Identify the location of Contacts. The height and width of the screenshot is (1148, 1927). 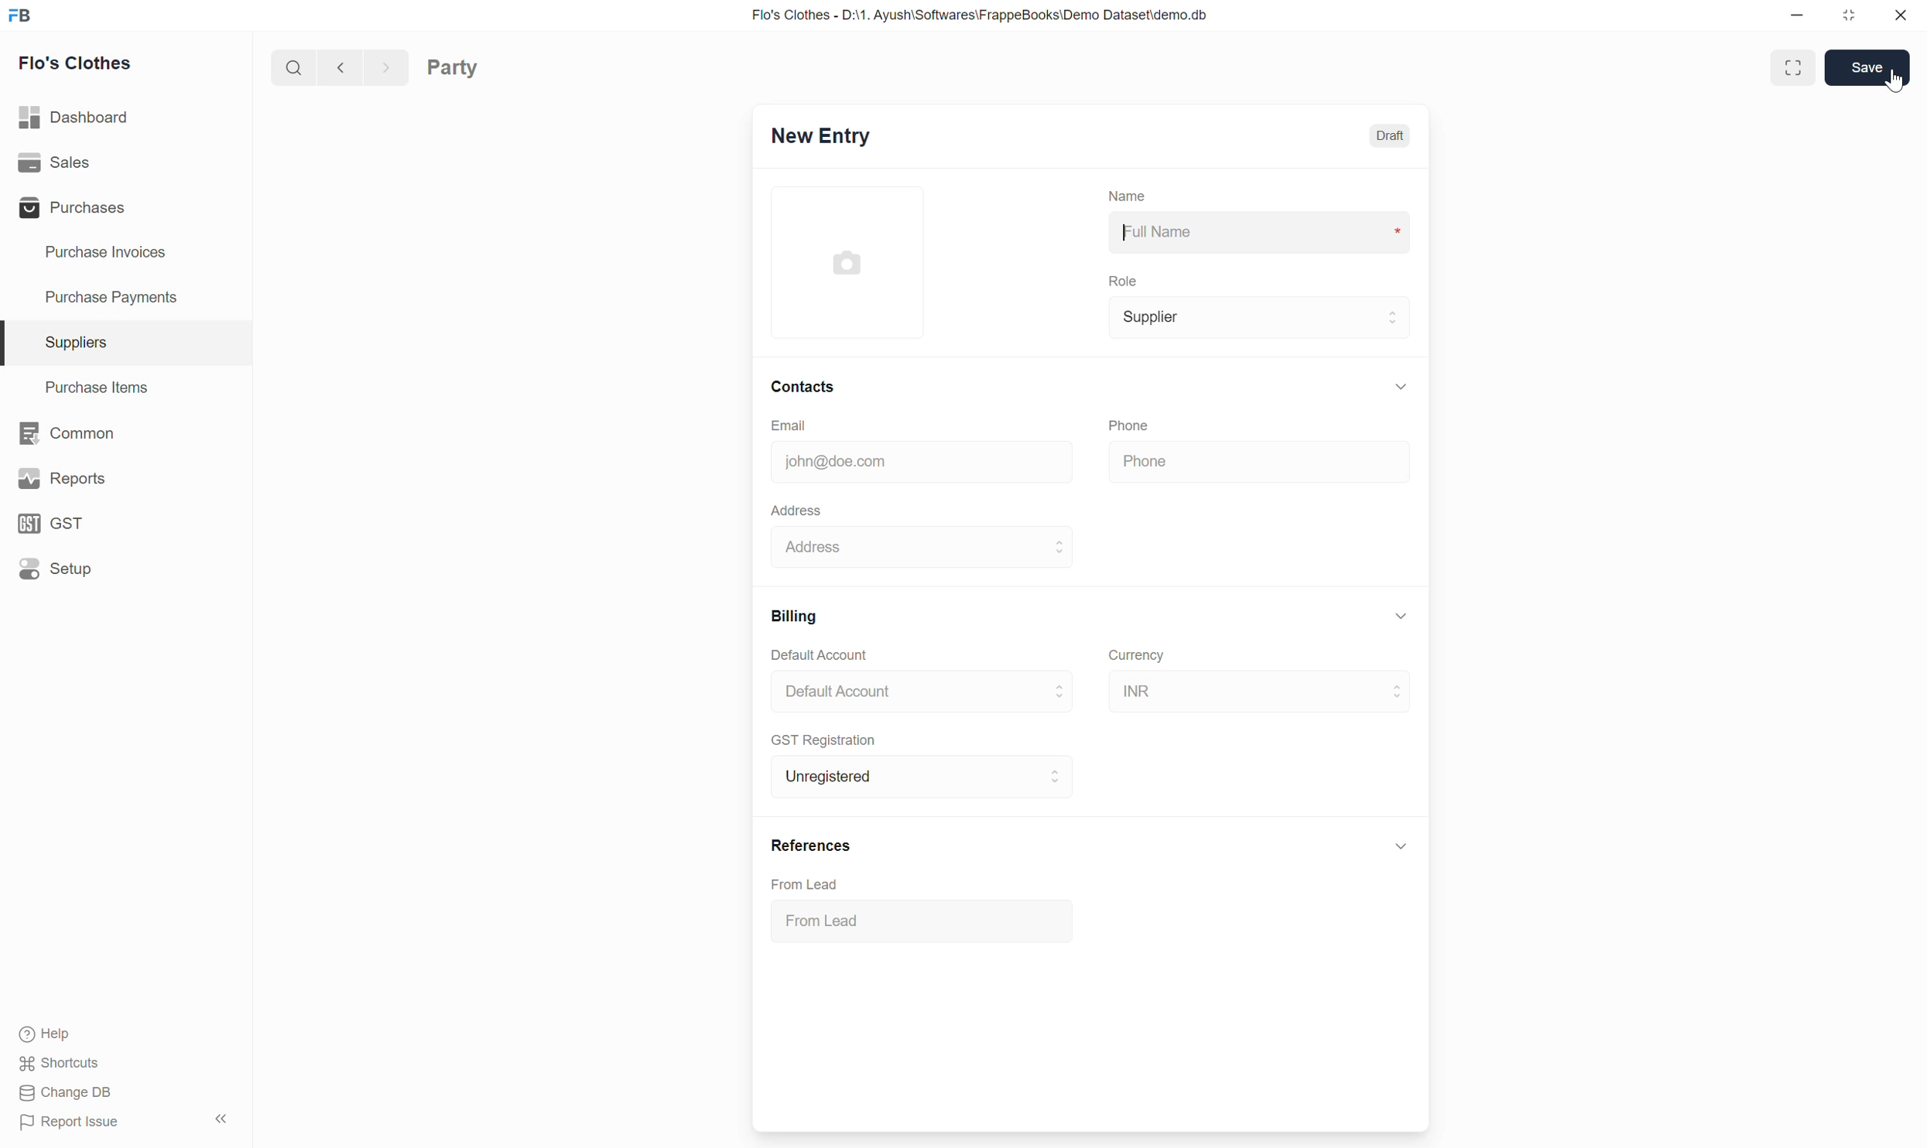
(803, 387).